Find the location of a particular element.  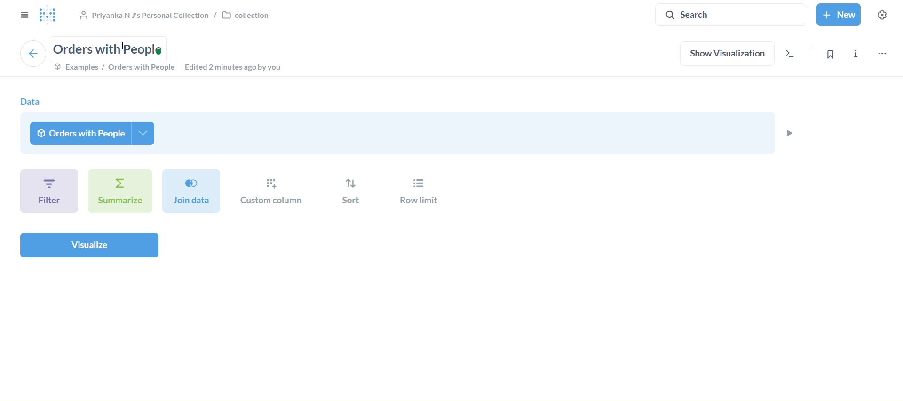

show visualization is located at coordinates (728, 55).